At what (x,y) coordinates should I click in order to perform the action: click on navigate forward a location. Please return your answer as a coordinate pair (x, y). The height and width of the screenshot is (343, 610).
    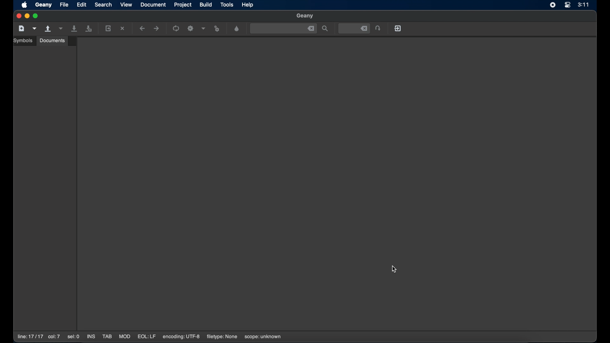
    Looking at the image, I should click on (157, 29).